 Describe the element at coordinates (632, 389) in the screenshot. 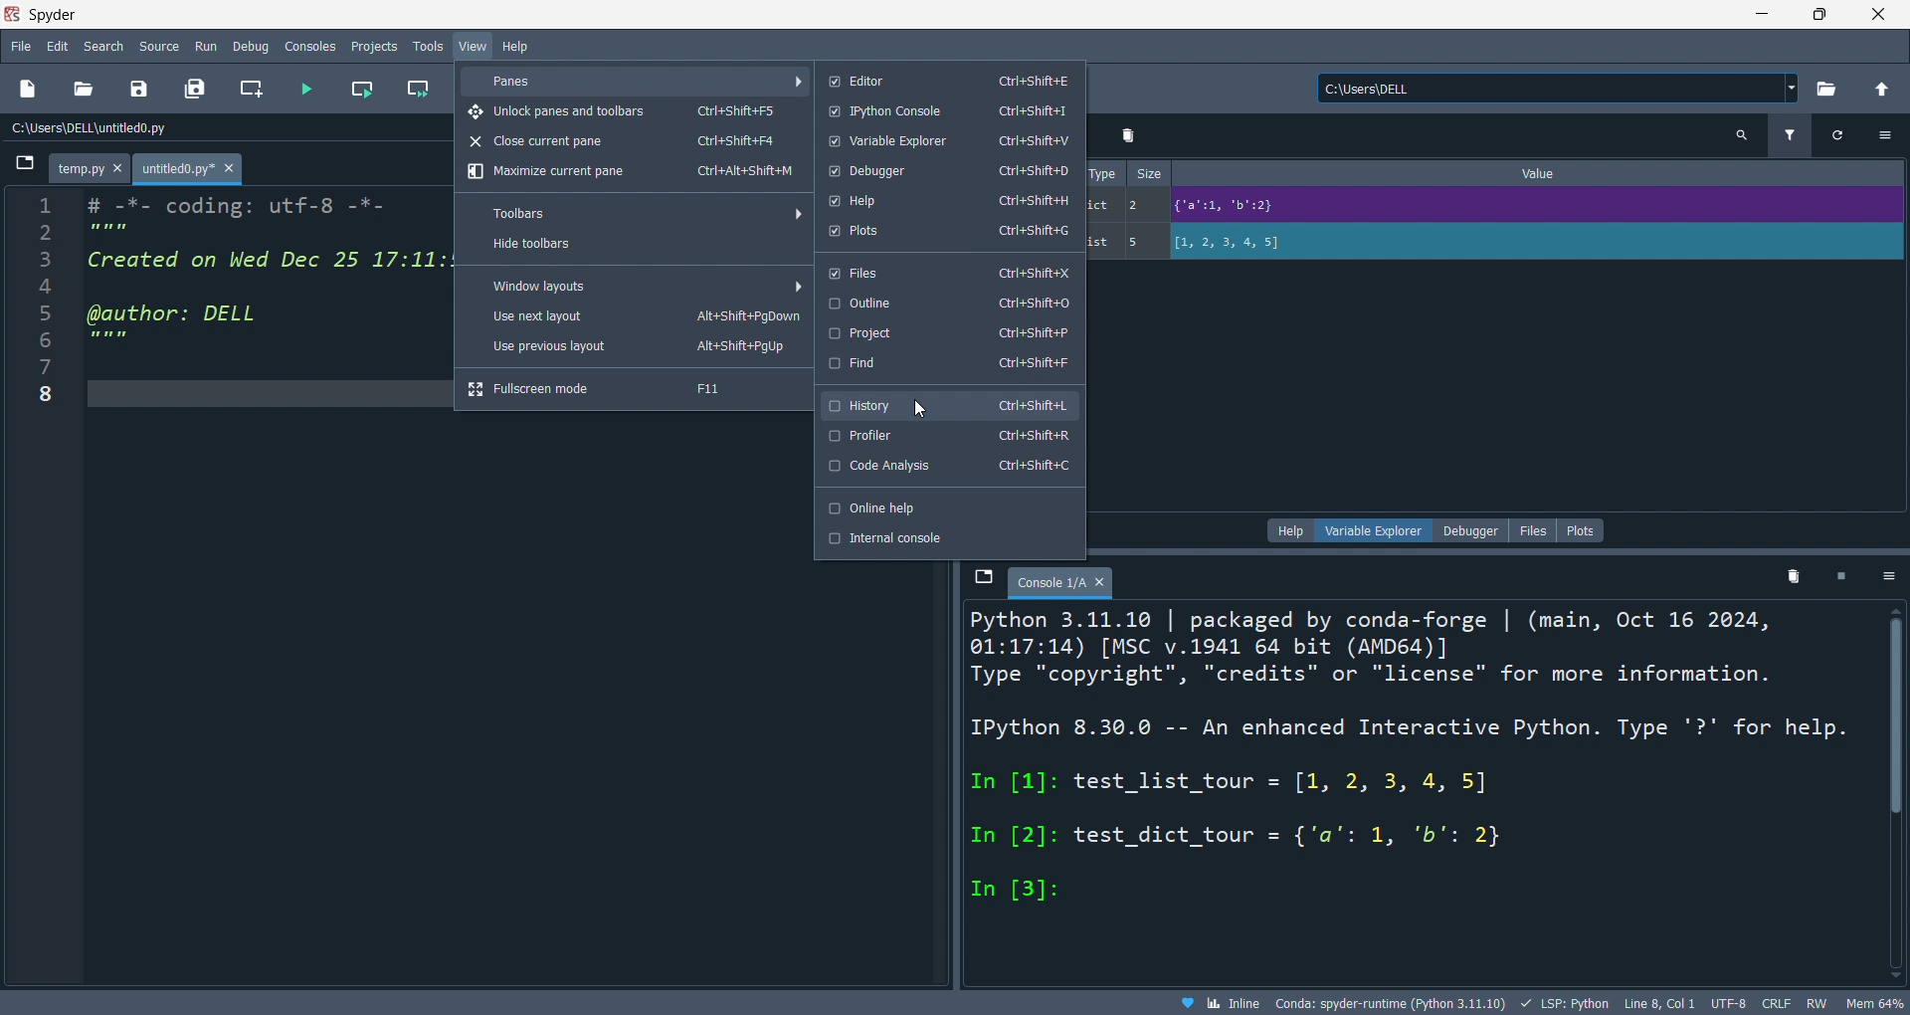

I see `fullscreen mode` at that location.